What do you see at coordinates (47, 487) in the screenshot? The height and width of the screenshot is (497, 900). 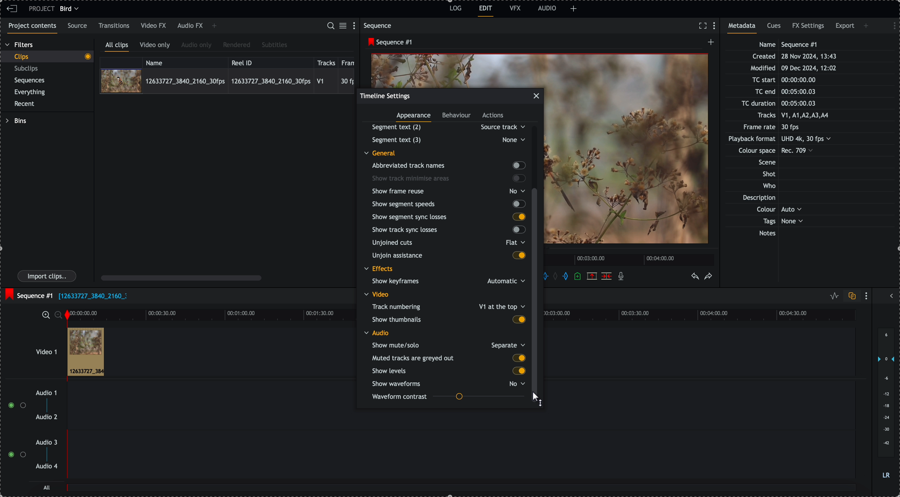 I see `all` at bounding box center [47, 487].